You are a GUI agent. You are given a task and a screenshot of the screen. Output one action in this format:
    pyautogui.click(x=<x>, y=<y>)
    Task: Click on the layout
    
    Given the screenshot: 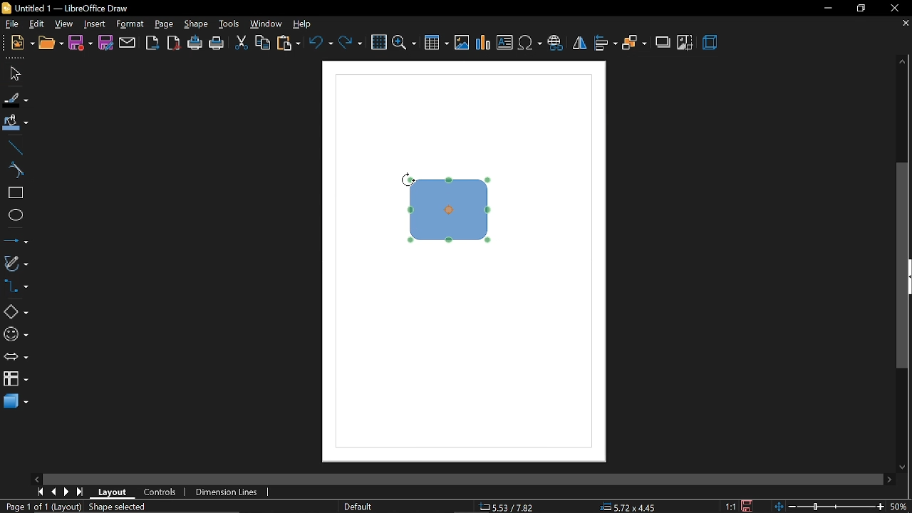 What is the action you would take?
    pyautogui.click(x=113, y=492)
    